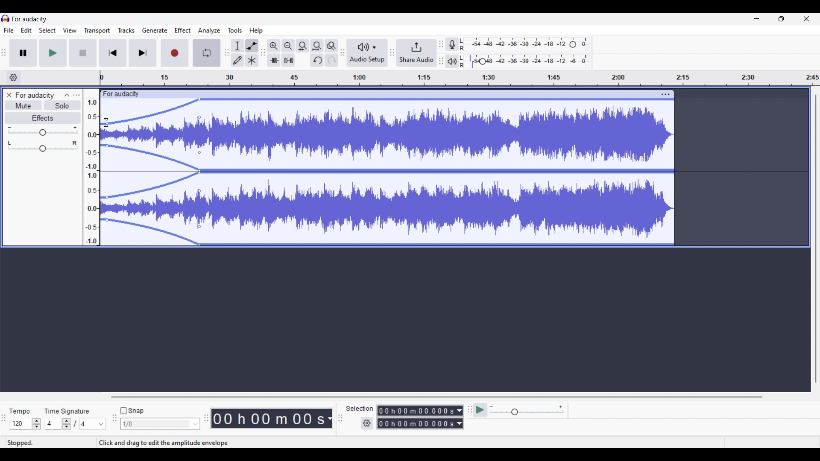  What do you see at coordinates (97, 31) in the screenshot?
I see `Transport` at bounding box center [97, 31].